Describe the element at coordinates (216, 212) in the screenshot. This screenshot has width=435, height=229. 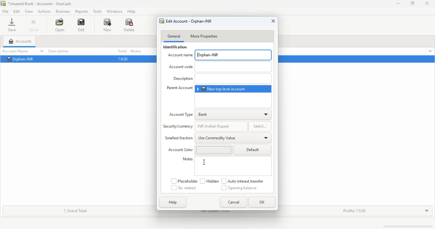
I see `net assets: ? 0.00` at that location.